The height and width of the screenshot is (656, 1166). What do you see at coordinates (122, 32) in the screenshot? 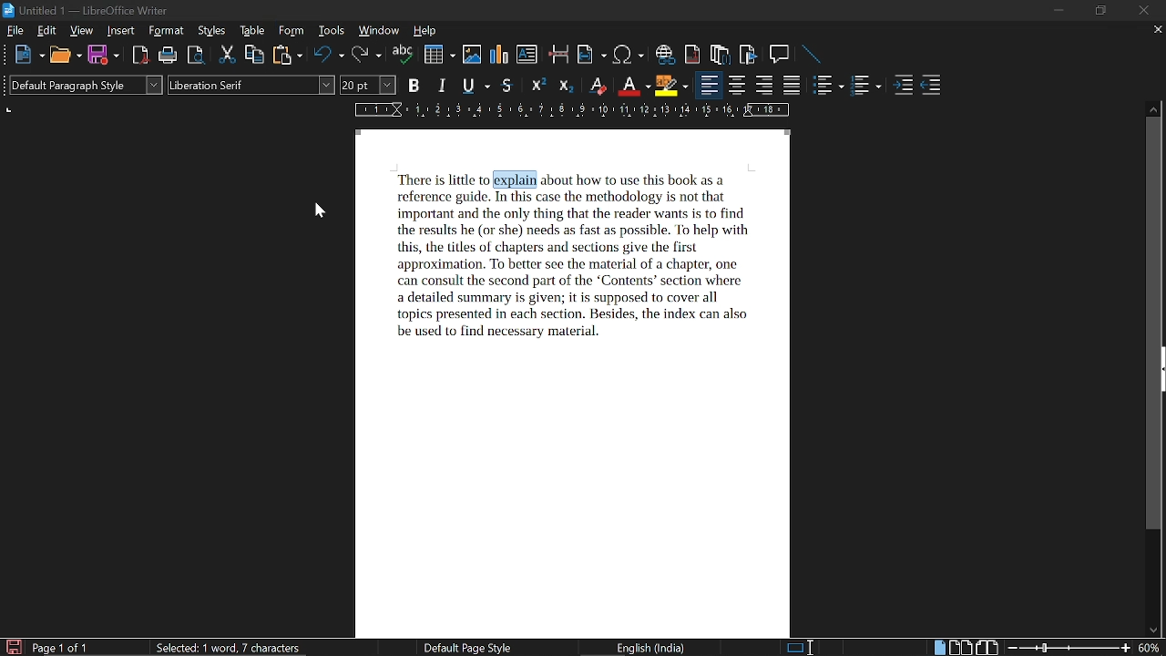
I see `insert` at bounding box center [122, 32].